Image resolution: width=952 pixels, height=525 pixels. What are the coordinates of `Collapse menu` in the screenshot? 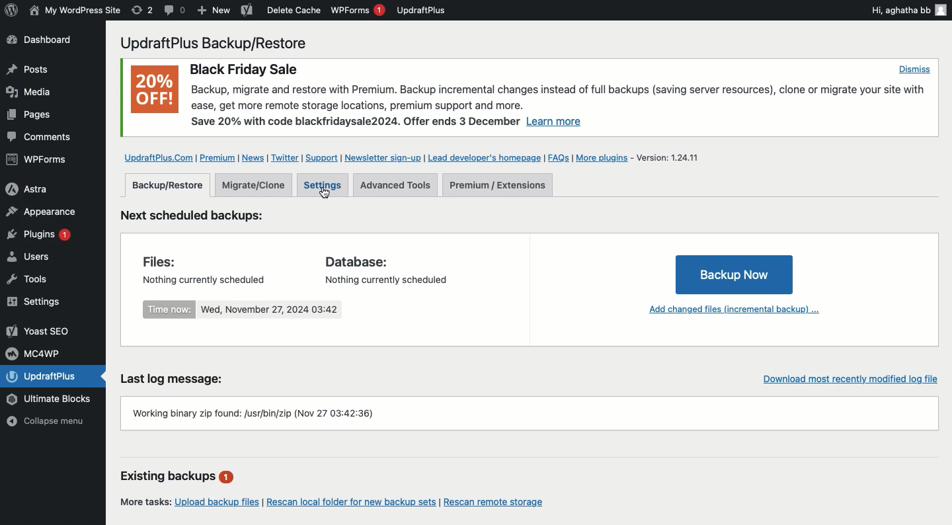 It's located at (48, 420).